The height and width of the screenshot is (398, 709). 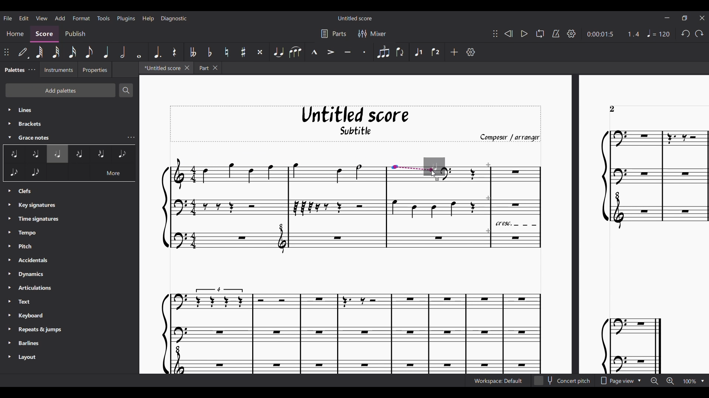 I want to click on Looping playback, so click(x=540, y=34).